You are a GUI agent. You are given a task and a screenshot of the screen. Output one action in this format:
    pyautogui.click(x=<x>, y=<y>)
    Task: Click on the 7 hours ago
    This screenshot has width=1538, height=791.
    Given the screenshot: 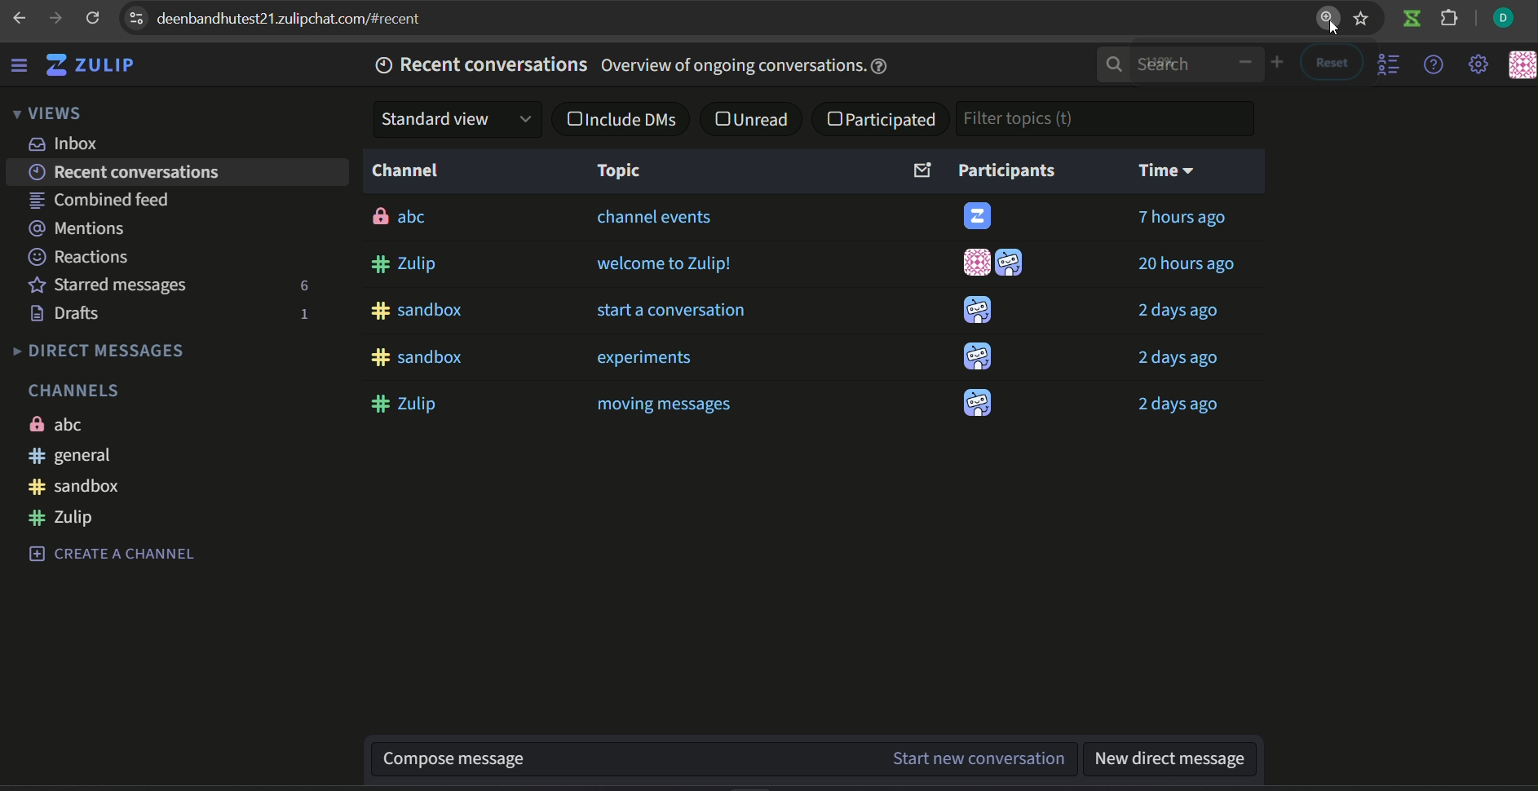 What is the action you would take?
    pyautogui.click(x=1182, y=218)
    